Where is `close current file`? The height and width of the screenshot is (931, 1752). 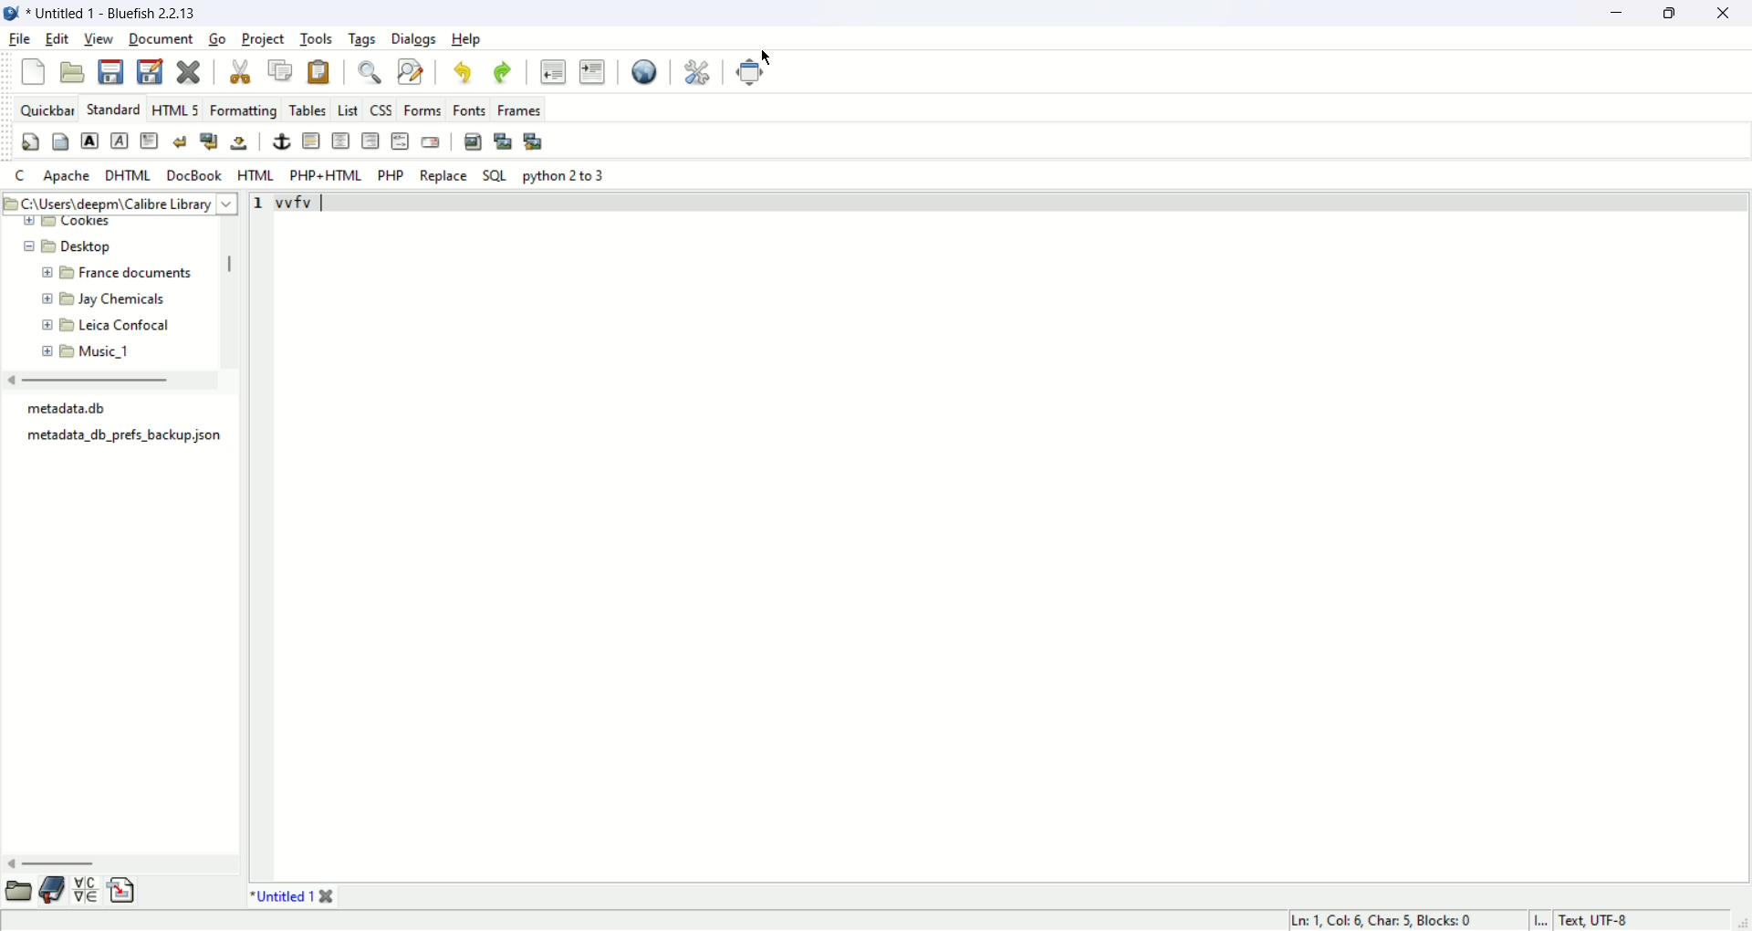
close current file is located at coordinates (187, 73).